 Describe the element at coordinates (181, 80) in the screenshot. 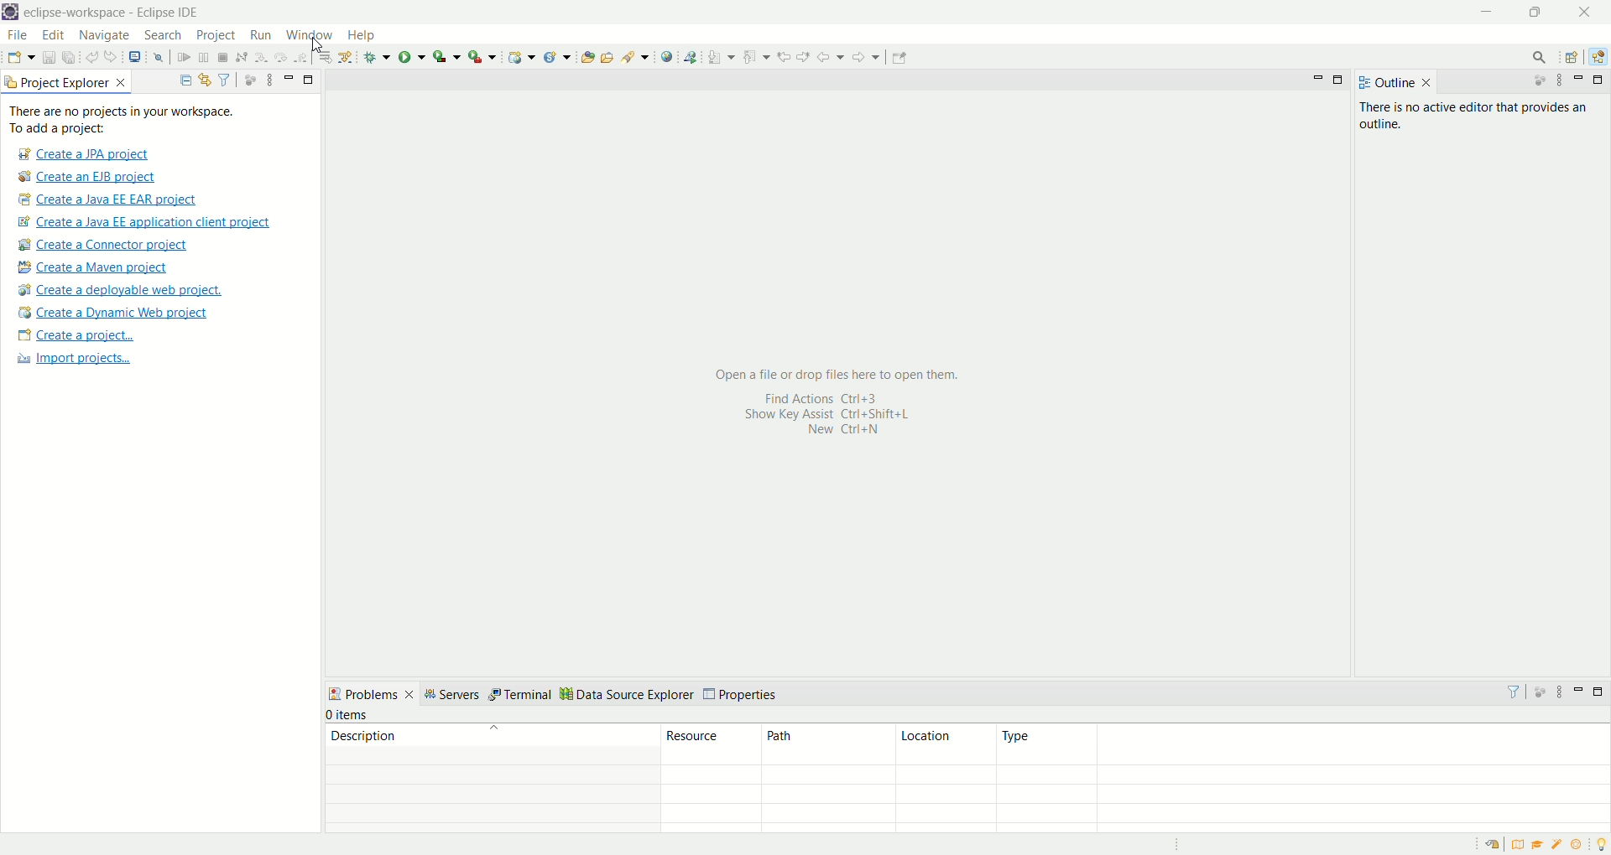

I see `collapse all` at that location.